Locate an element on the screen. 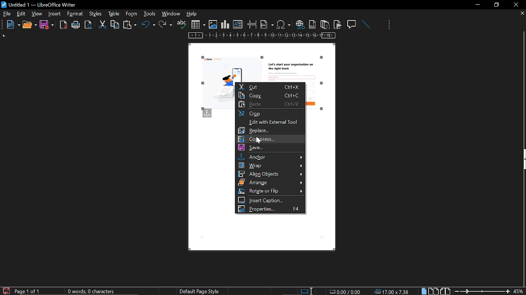 The width and height of the screenshot is (526, 295). toggle print preview is located at coordinates (90, 25).